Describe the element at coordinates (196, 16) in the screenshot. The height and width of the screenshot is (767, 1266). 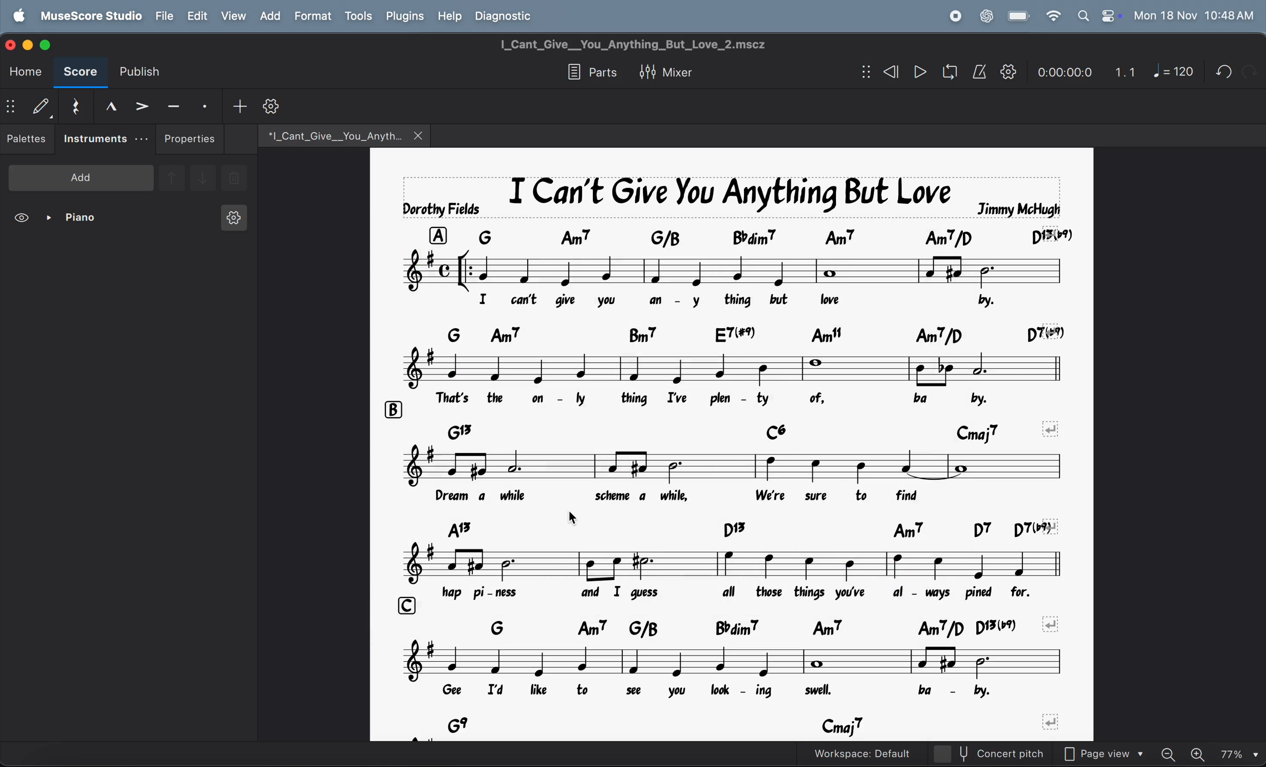
I see `edit ` at that location.